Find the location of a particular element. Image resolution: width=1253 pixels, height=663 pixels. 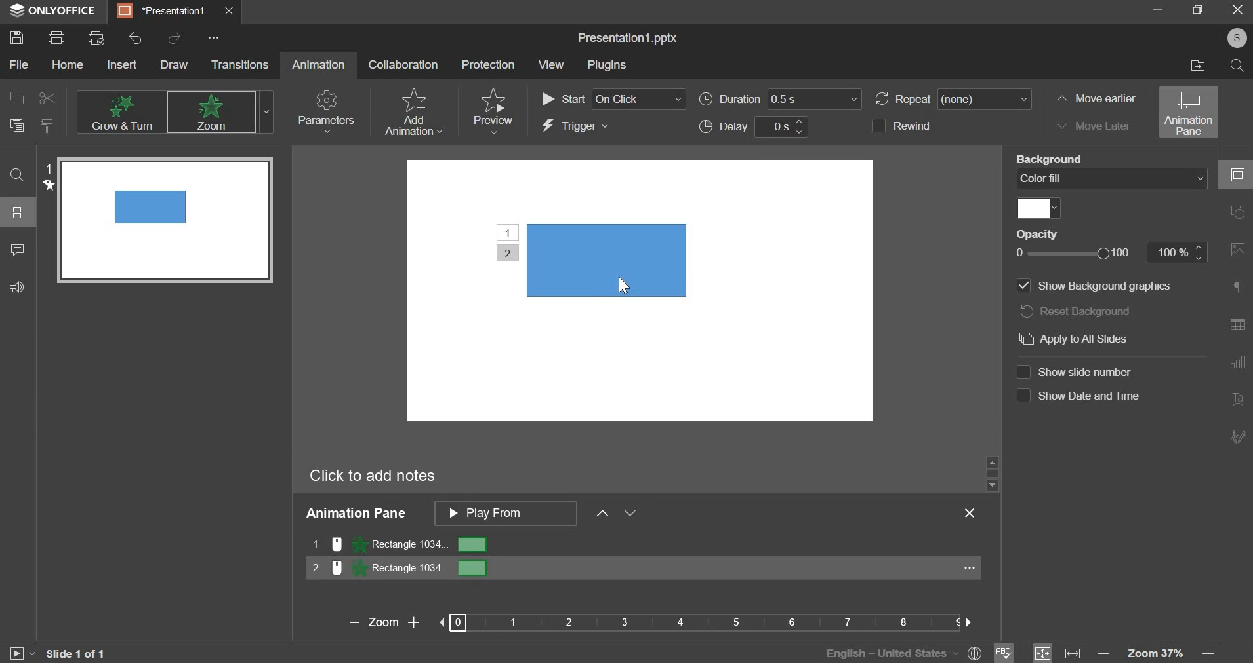

Zoom is located at coordinates (382, 623).